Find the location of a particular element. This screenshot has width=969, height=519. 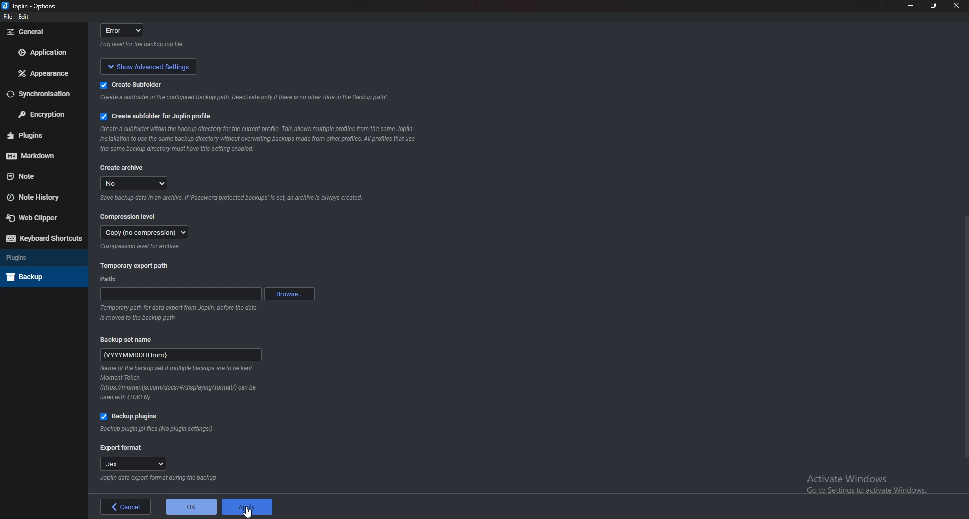

Info is located at coordinates (257, 140).